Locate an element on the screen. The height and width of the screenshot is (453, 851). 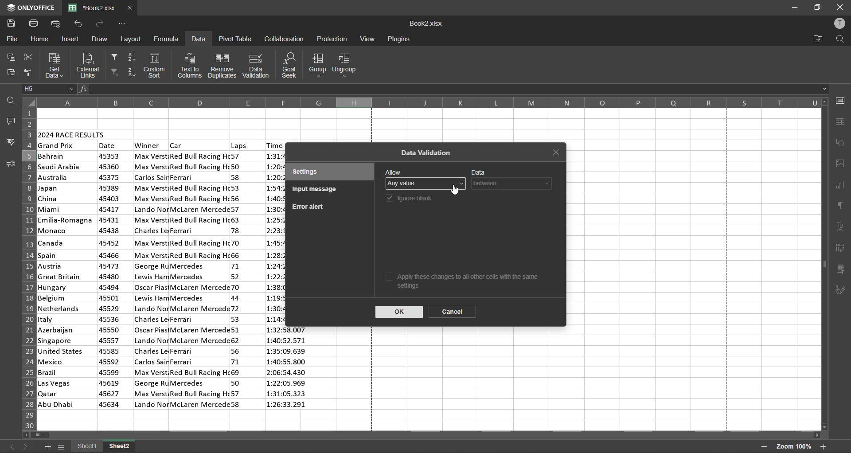
goal seek is located at coordinates (292, 64).